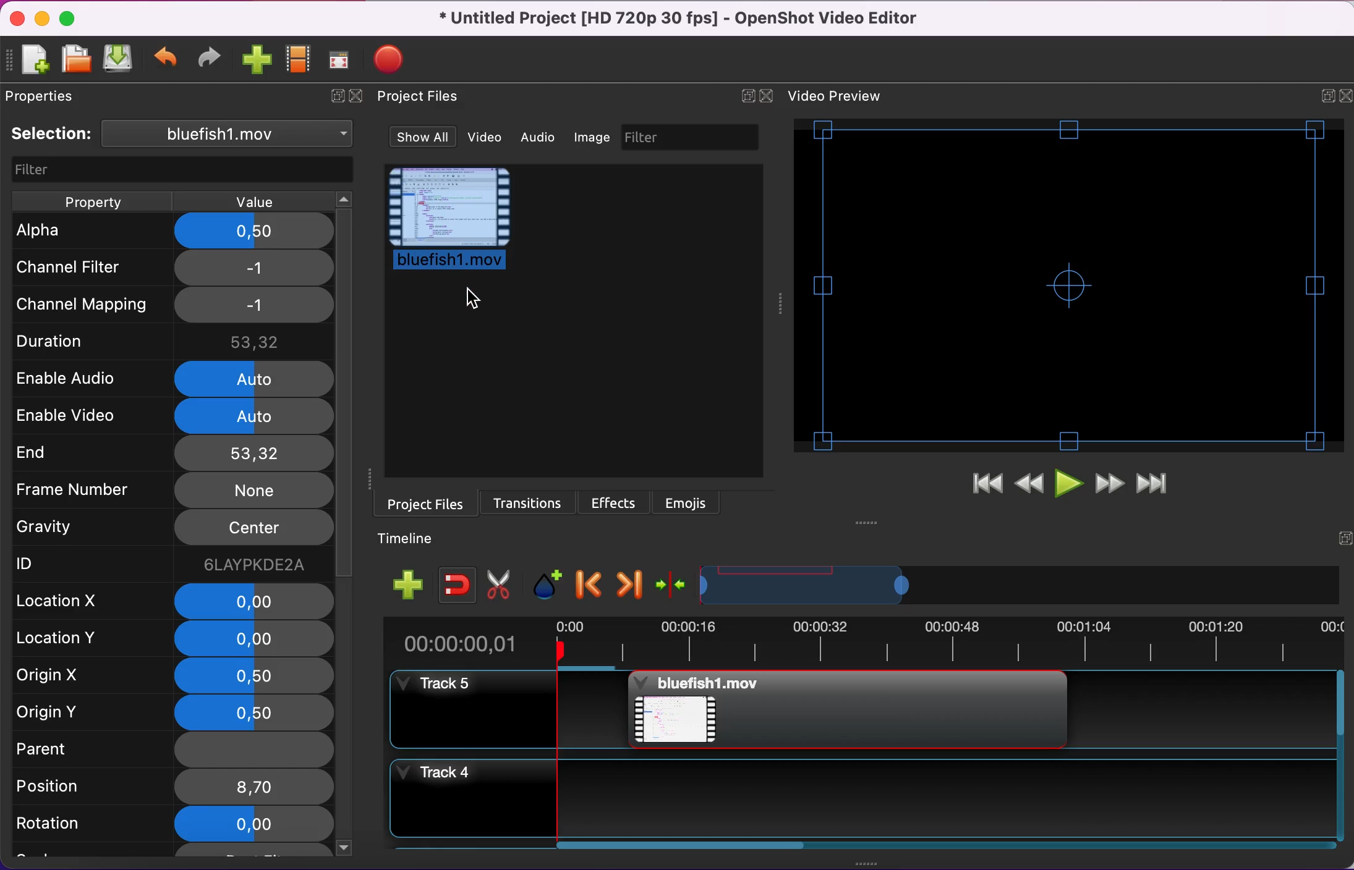  What do you see at coordinates (1070, 484) in the screenshot?
I see `play` at bounding box center [1070, 484].